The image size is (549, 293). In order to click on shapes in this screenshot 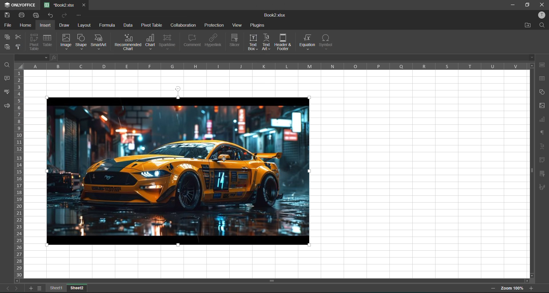, I will do `click(542, 93)`.